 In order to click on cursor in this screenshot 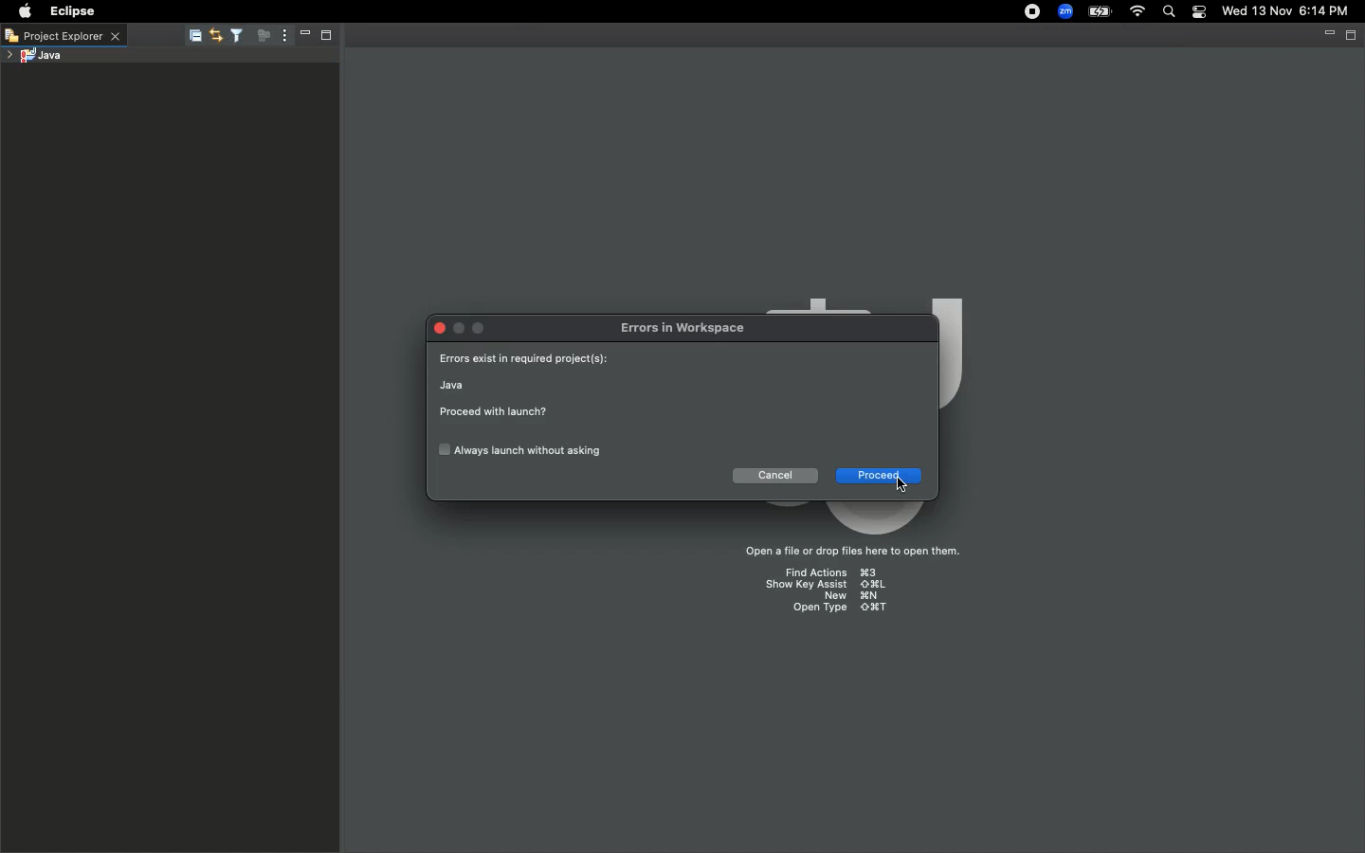, I will do `click(901, 487)`.